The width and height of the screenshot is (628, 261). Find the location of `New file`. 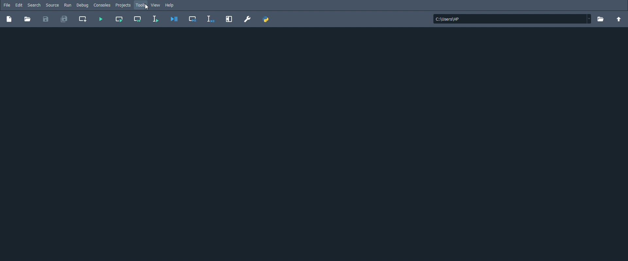

New file is located at coordinates (9, 19).